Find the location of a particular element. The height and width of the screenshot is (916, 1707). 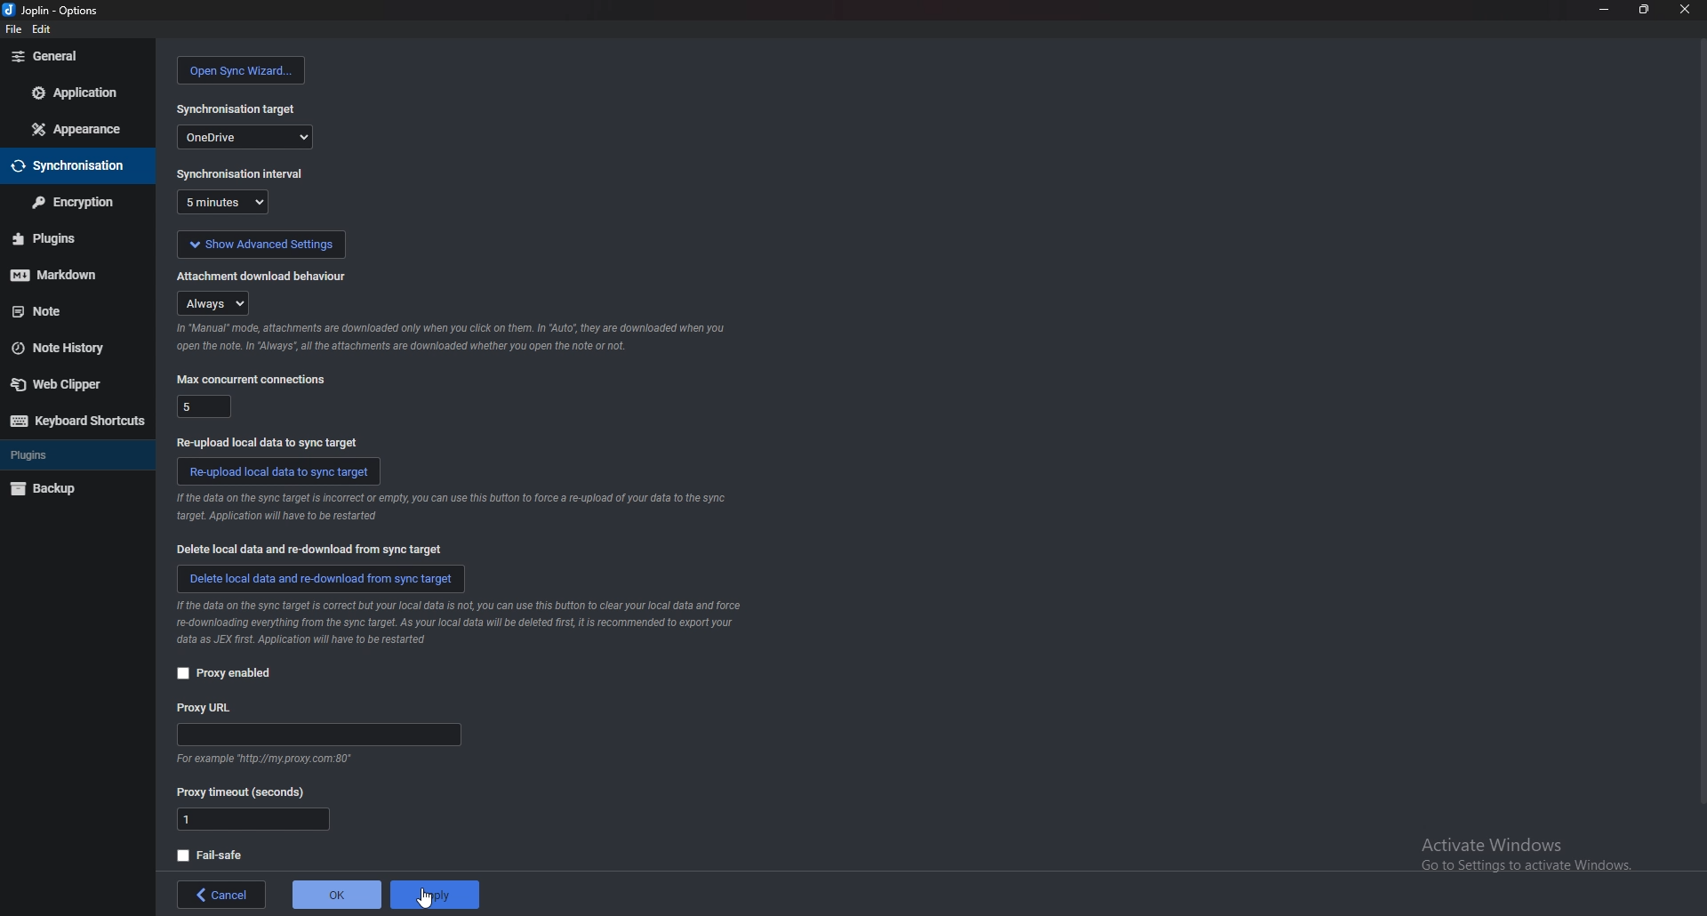

appearance is located at coordinates (80, 128).